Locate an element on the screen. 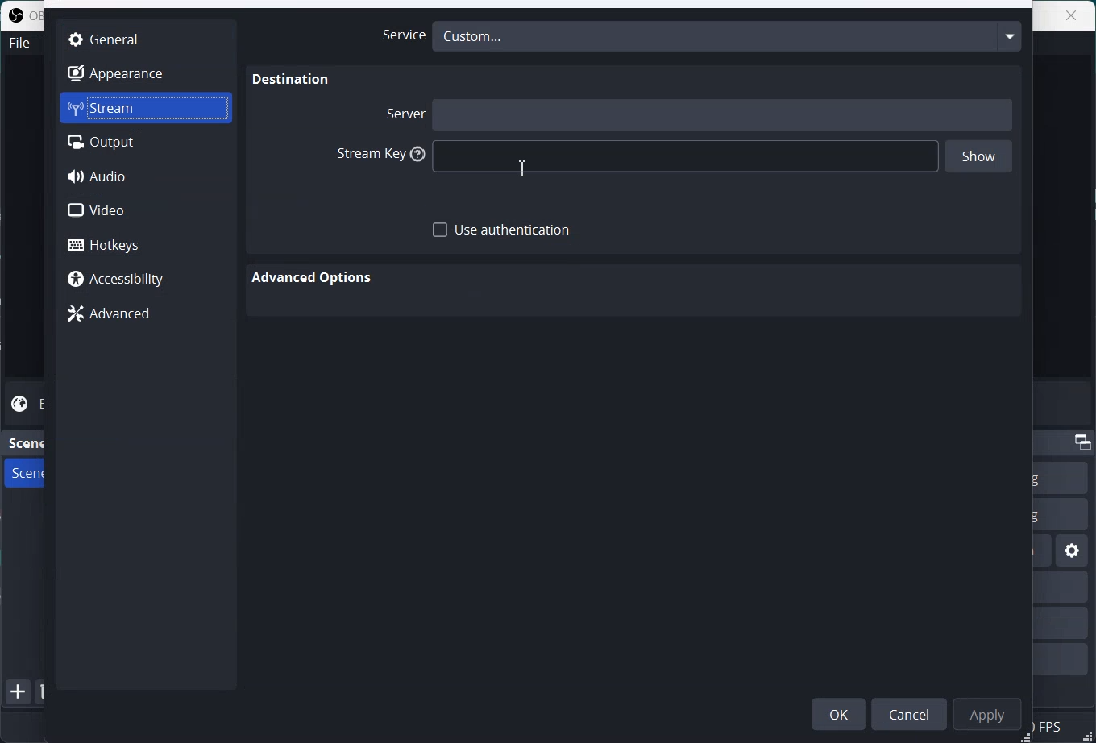 The image size is (1096, 743). Stream is located at coordinates (146, 108).